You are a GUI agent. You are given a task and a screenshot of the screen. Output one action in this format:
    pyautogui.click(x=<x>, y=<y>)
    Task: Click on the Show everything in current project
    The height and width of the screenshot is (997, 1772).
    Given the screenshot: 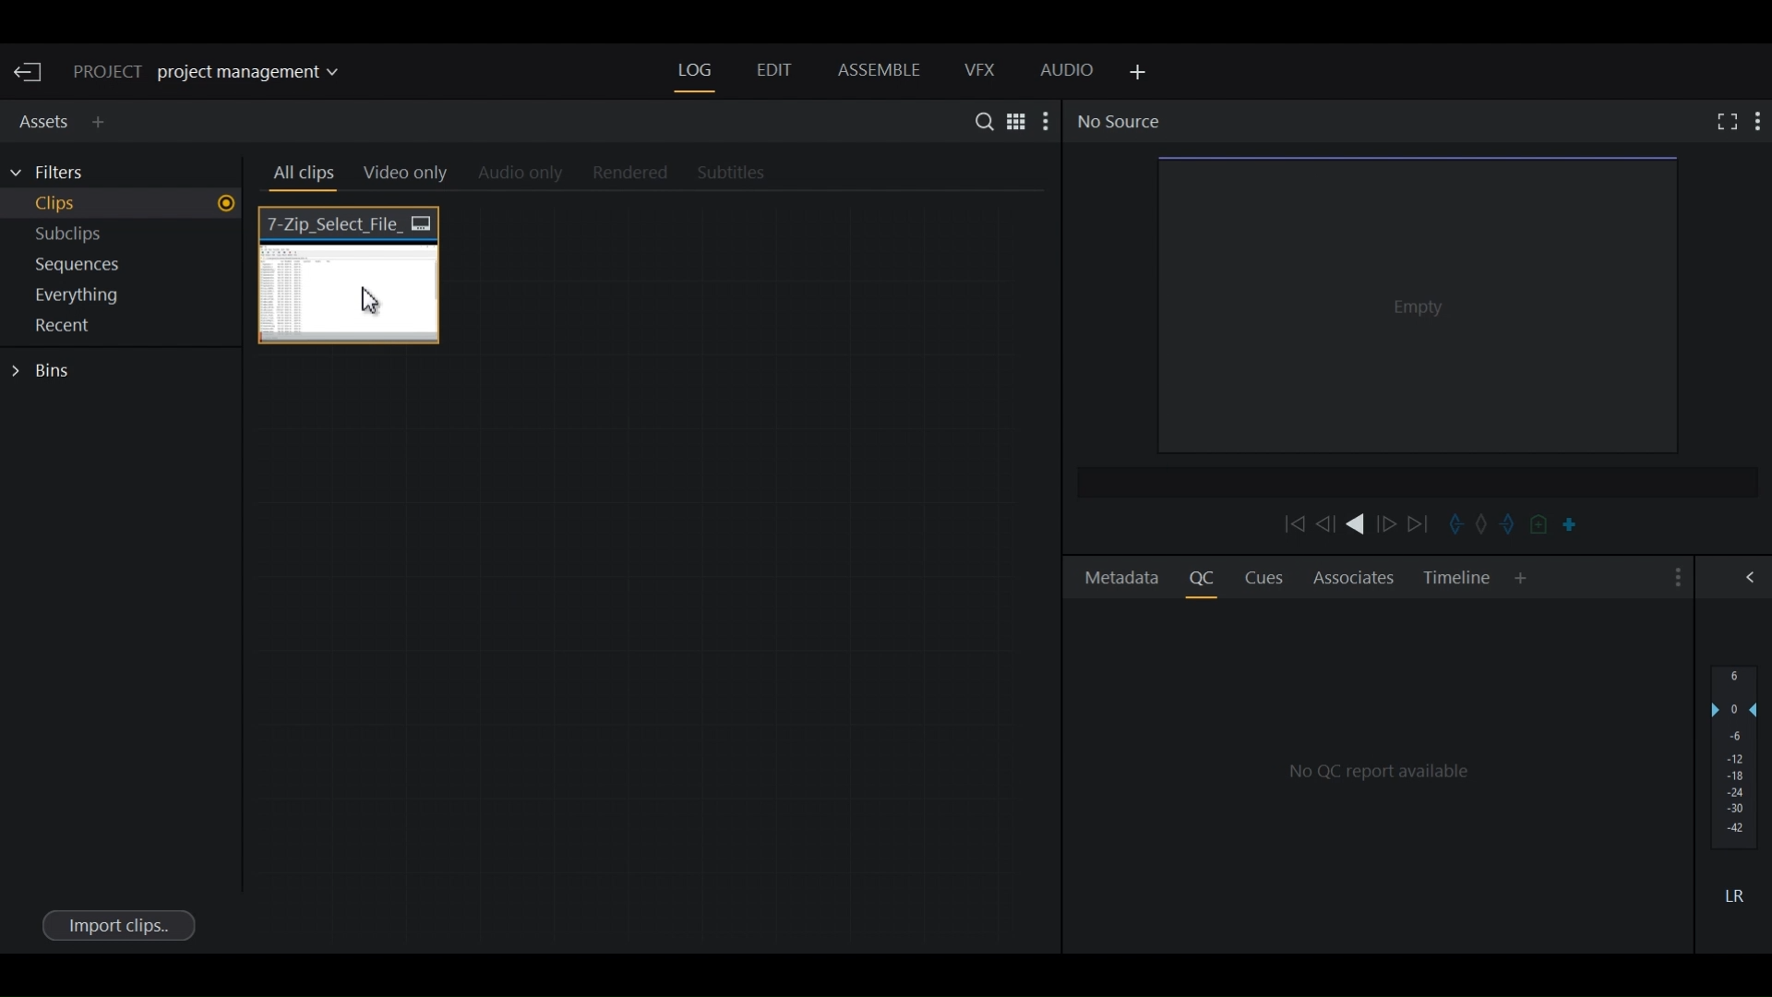 What is the action you would take?
    pyautogui.click(x=126, y=297)
    